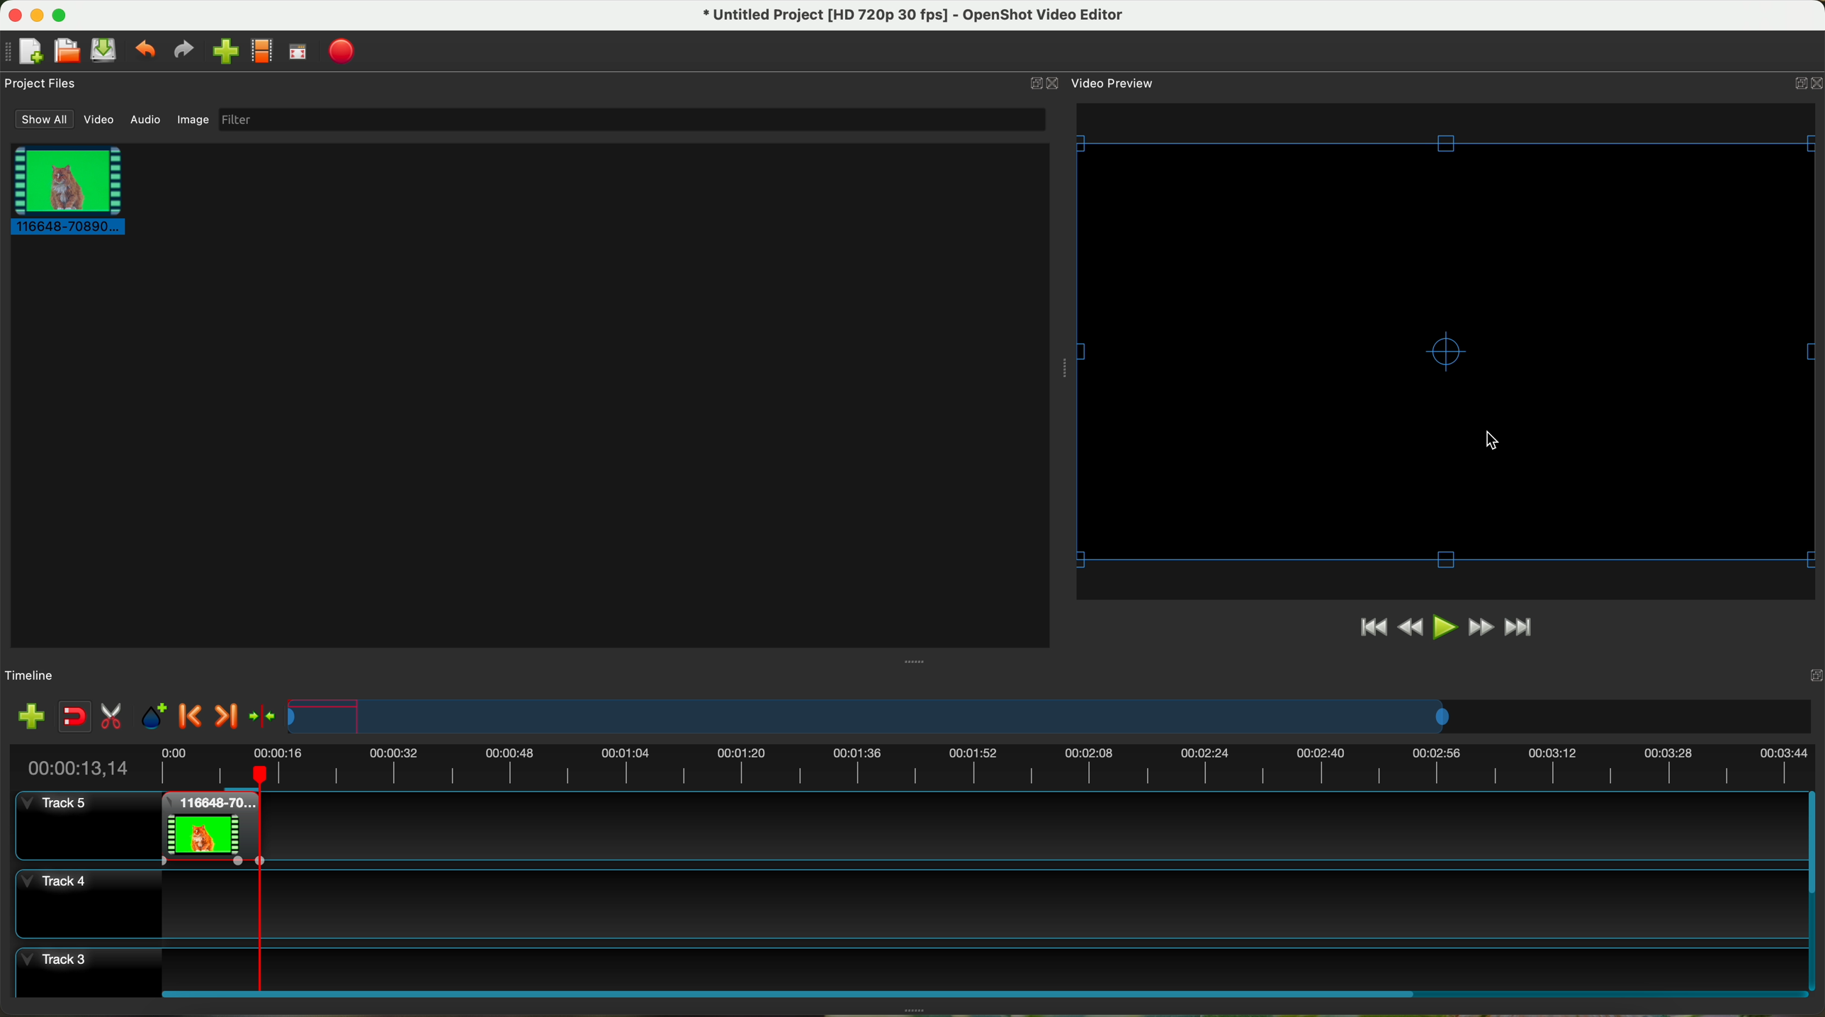  What do you see at coordinates (41, 119) in the screenshot?
I see `show all` at bounding box center [41, 119].